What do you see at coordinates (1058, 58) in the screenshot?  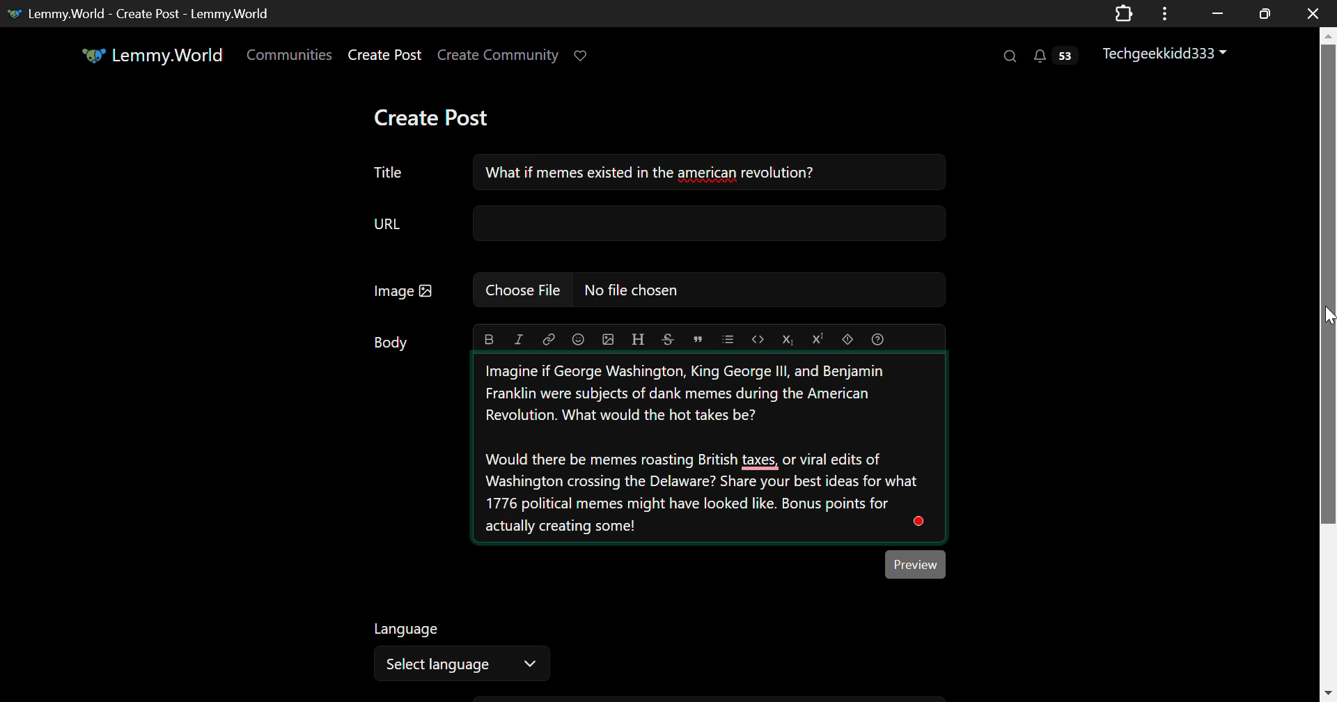 I see `Notifications` at bounding box center [1058, 58].